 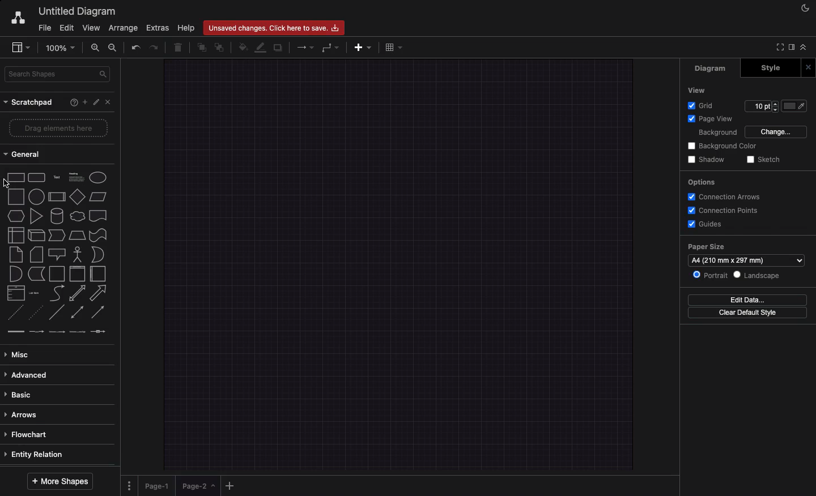 I want to click on Paper size, so click(x=747, y=252).